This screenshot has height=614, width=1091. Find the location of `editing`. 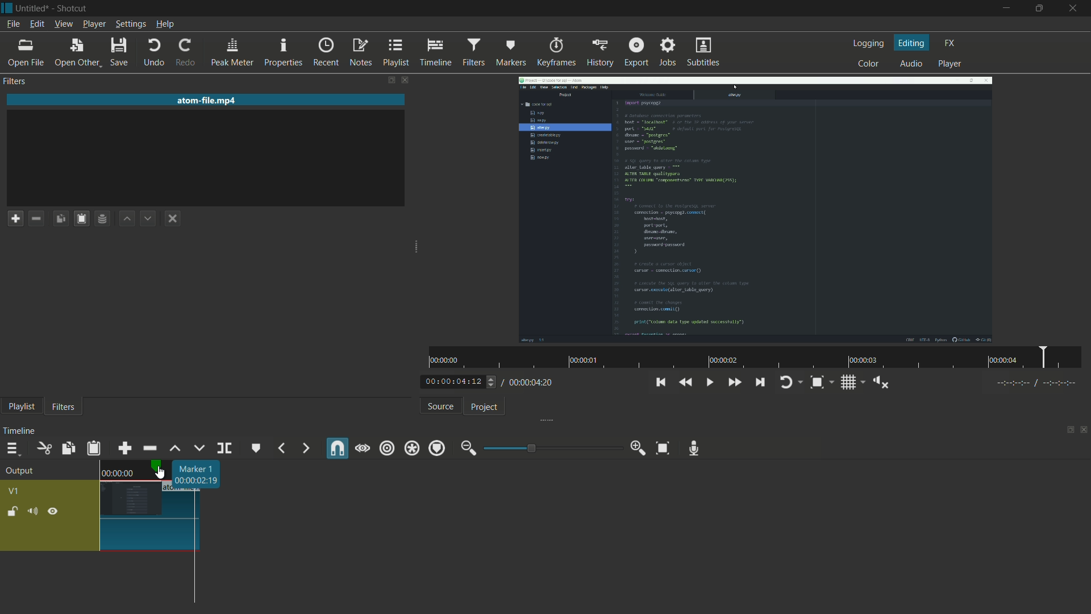

editing is located at coordinates (911, 43).